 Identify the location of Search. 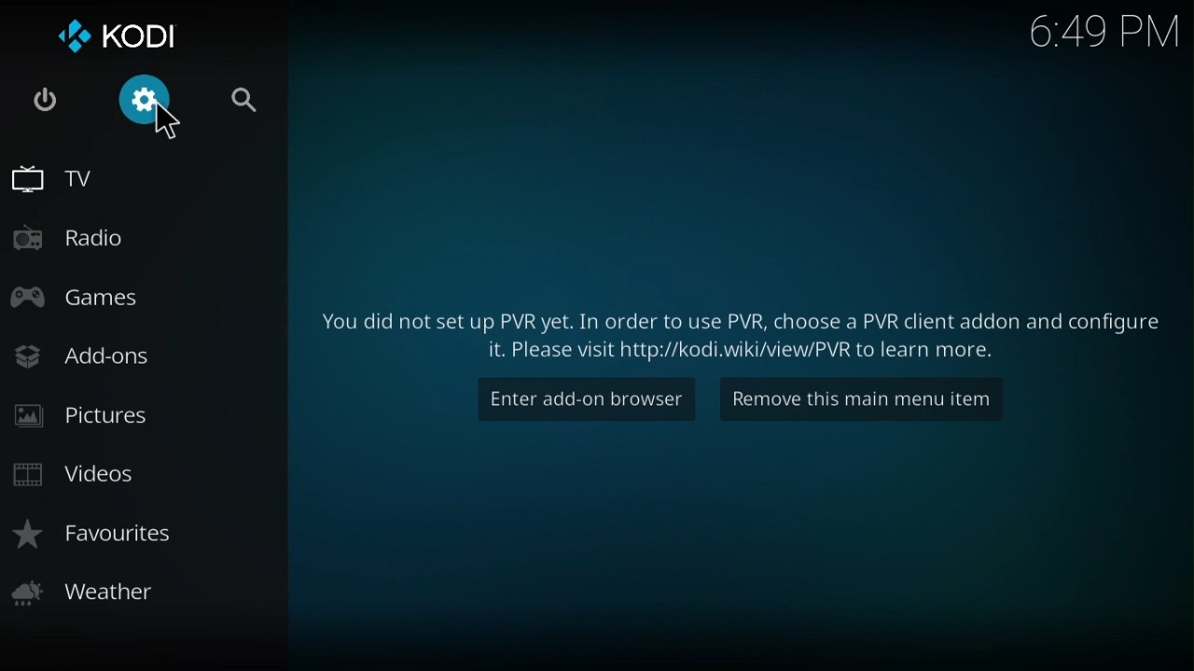
(242, 97).